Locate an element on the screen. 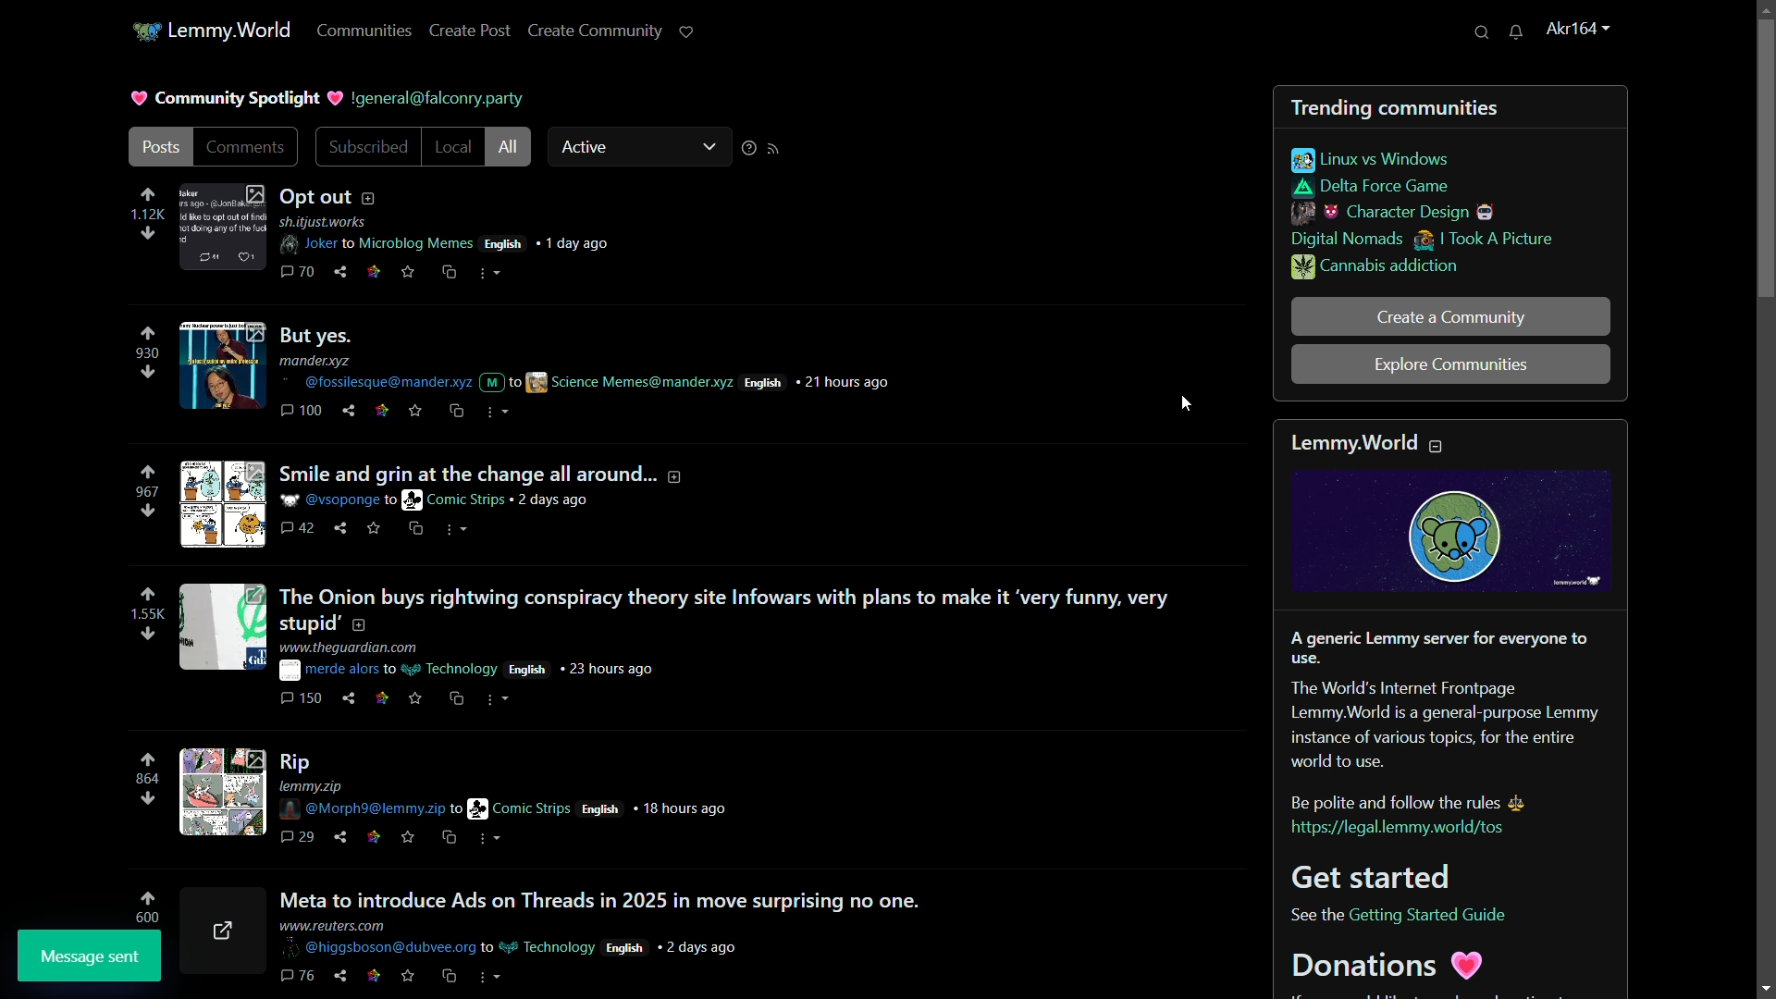 This screenshot has height=999, width=1776. picture is located at coordinates (340, 99).